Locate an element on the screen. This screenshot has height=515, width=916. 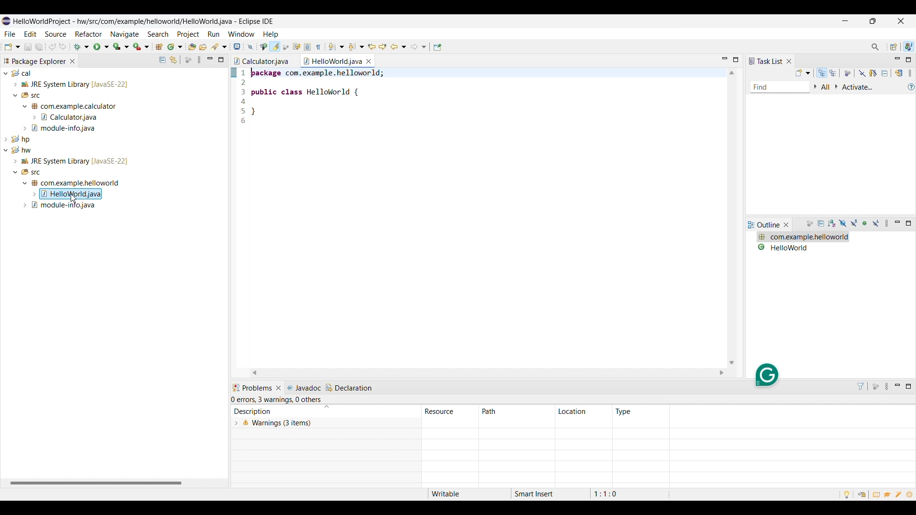
Horizontal slide bar is located at coordinates (96, 484).